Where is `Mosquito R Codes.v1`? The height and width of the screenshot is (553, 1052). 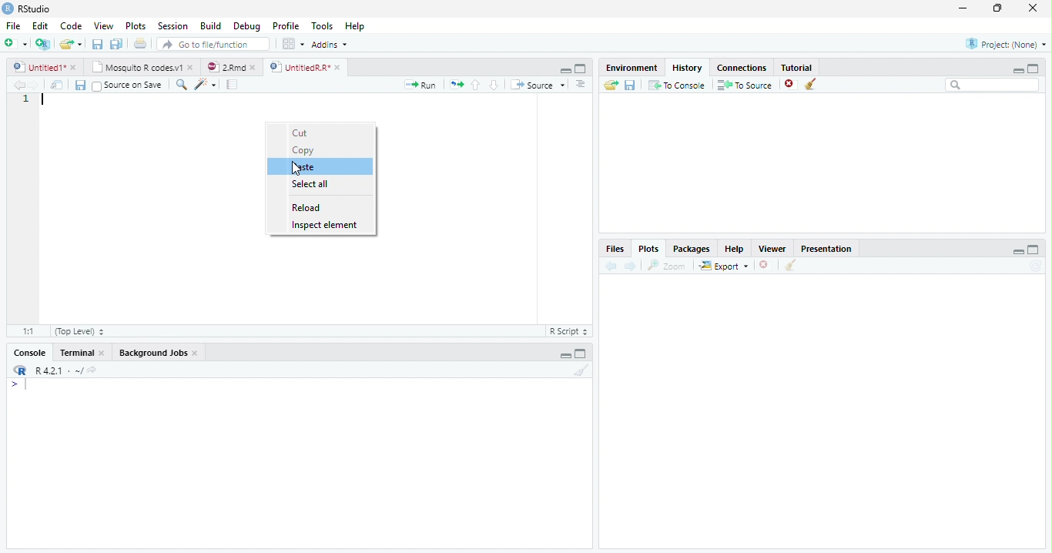
Mosquito R Codes.v1 is located at coordinates (142, 68).